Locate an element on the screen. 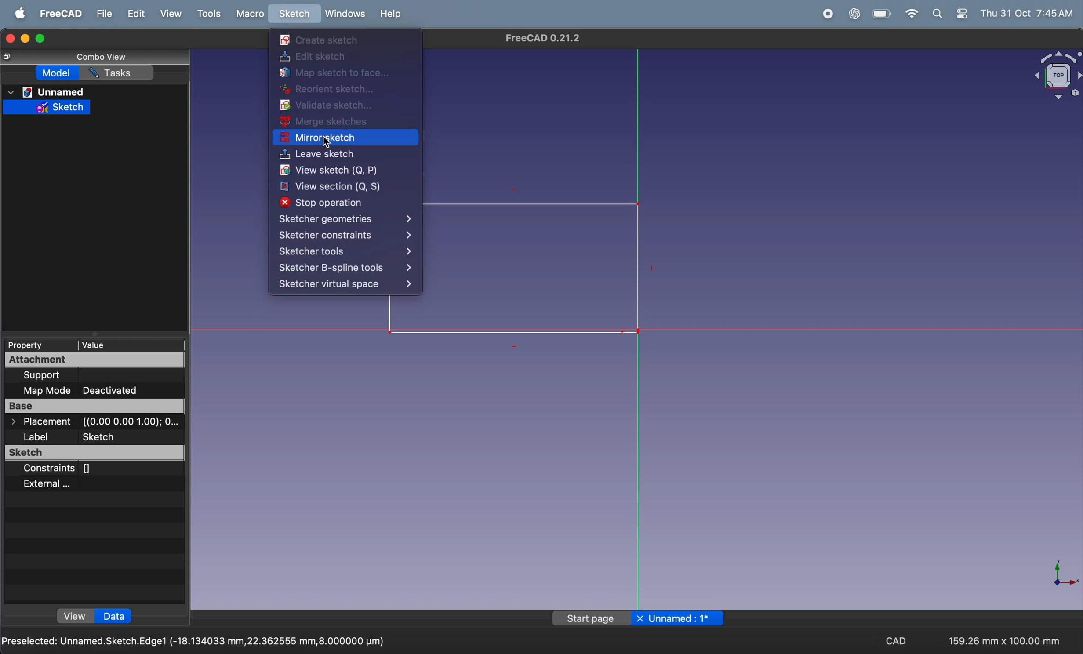  apple menu is located at coordinates (16, 14).